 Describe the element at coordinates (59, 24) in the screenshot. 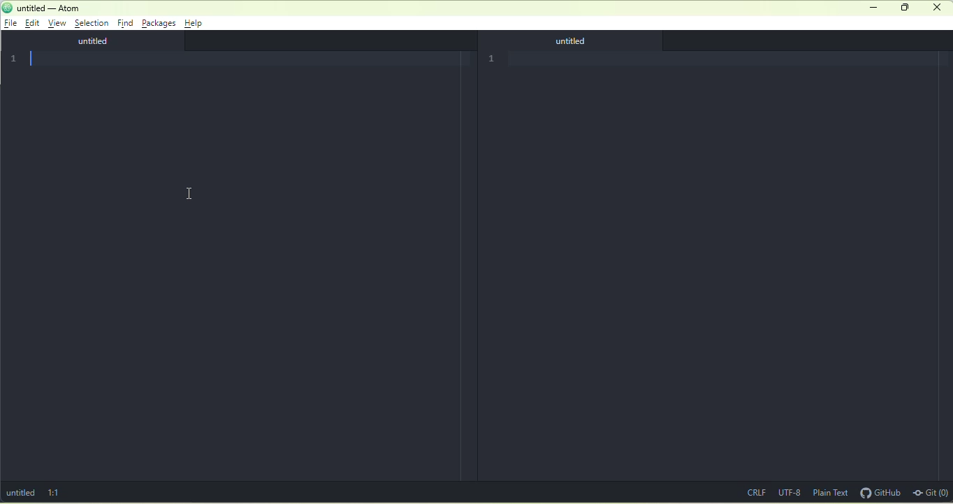

I see `view` at that location.